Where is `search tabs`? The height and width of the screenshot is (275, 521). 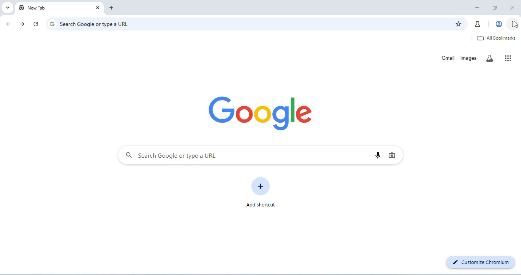
search tabs is located at coordinates (8, 8).